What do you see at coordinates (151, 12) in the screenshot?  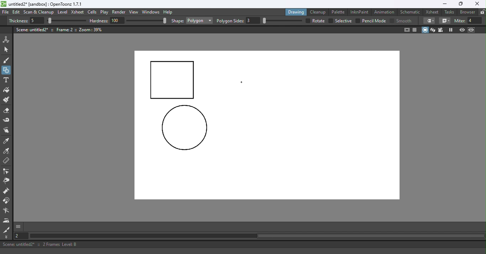 I see `Windows` at bounding box center [151, 12].